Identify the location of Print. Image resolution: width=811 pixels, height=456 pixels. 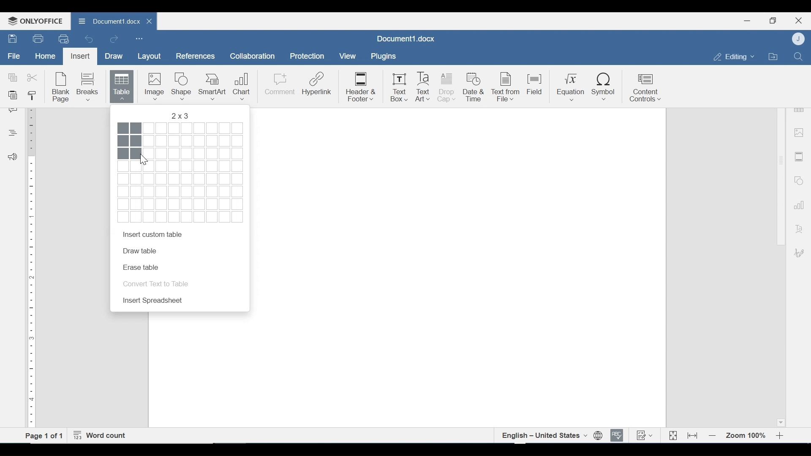
(38, 39).